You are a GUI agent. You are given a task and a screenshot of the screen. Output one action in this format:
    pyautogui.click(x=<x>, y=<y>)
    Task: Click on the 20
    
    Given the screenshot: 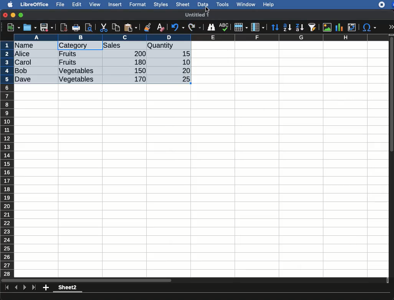 What is the action you would take?
    pyautogui.click(x=183, y=70)
    